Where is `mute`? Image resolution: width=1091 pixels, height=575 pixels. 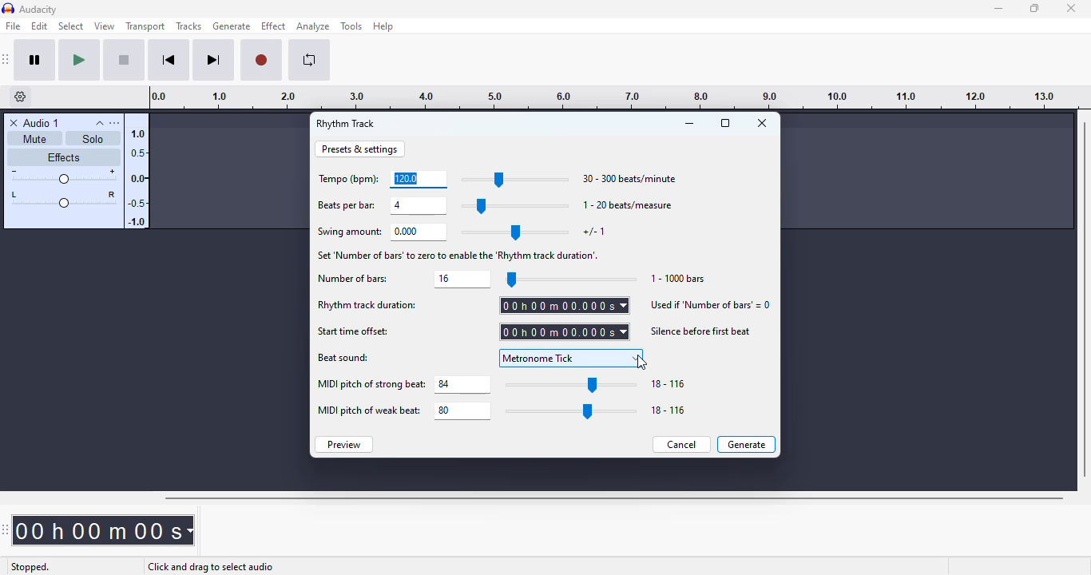 mute is located at coordinates (35, 138).